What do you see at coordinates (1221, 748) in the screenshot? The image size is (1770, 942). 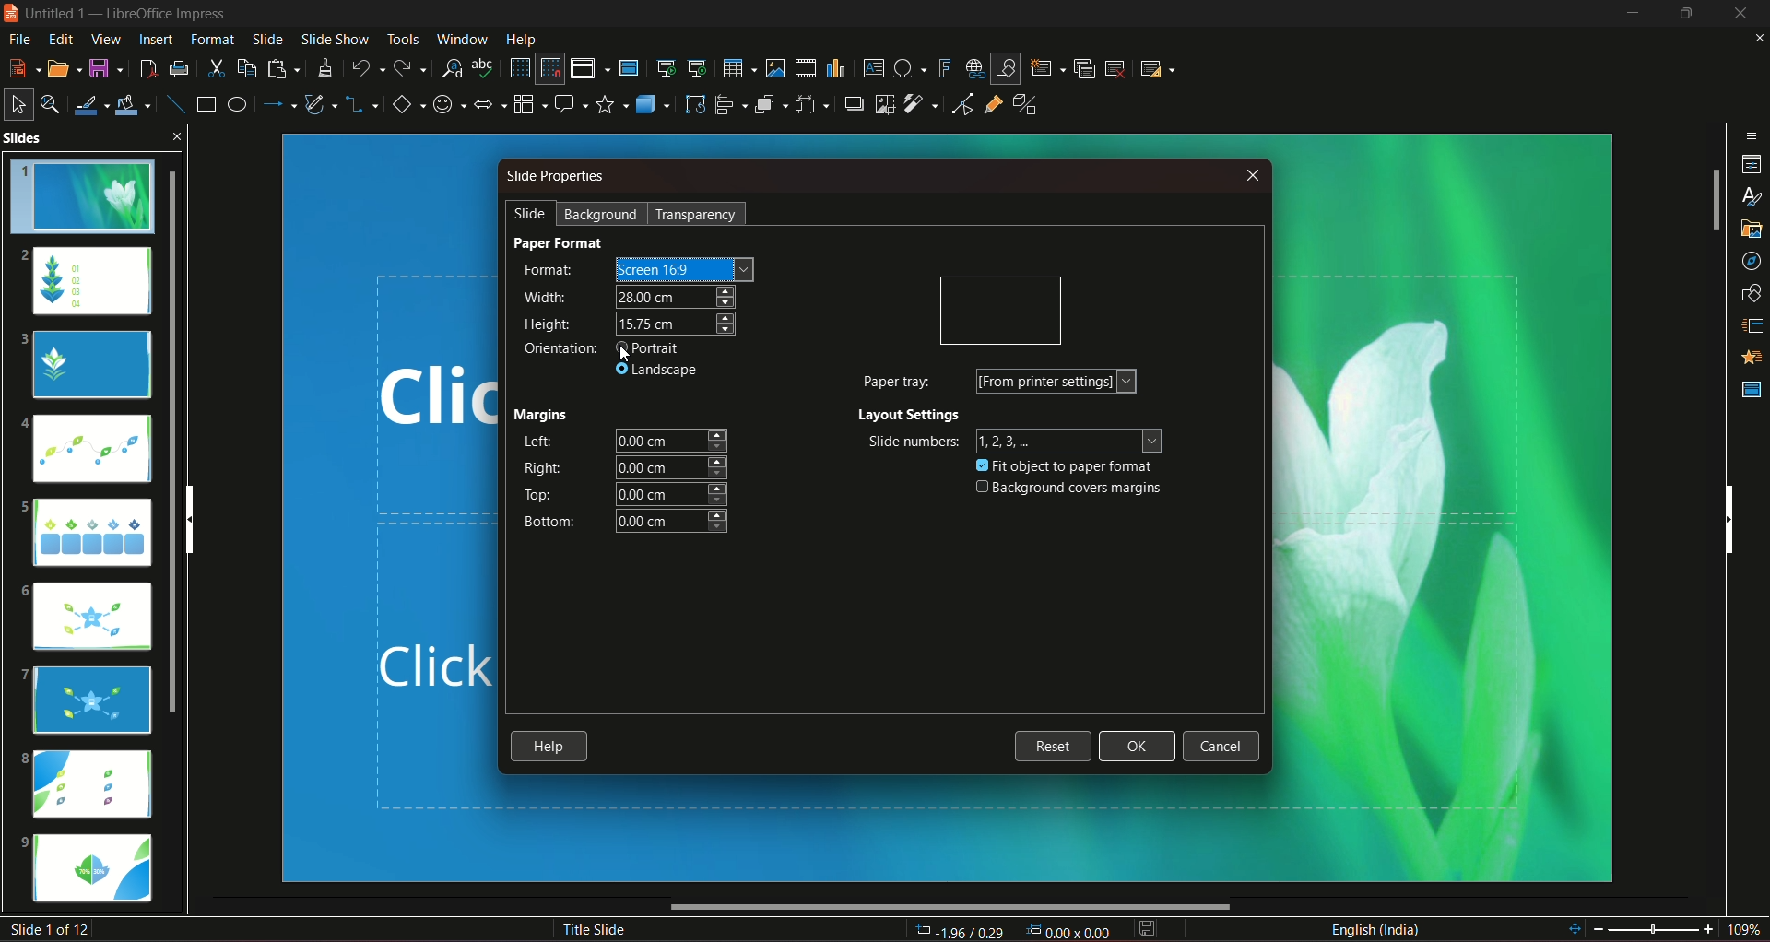 I see `cancel` at bounding box center [1221, 748].